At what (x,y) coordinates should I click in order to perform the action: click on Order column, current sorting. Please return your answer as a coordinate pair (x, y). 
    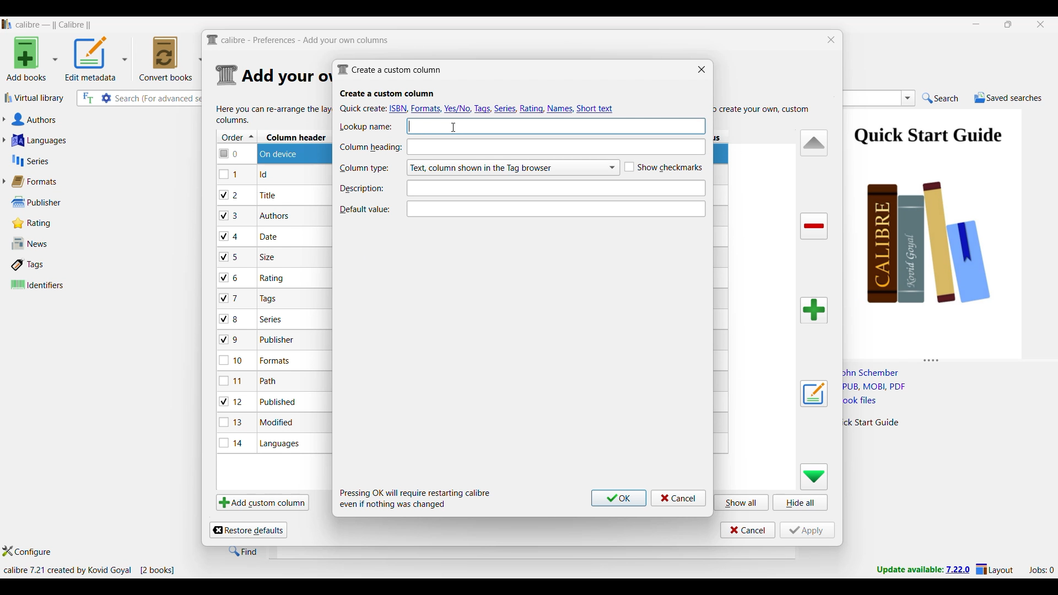
    Looking at the image, I should click on (237, 137).